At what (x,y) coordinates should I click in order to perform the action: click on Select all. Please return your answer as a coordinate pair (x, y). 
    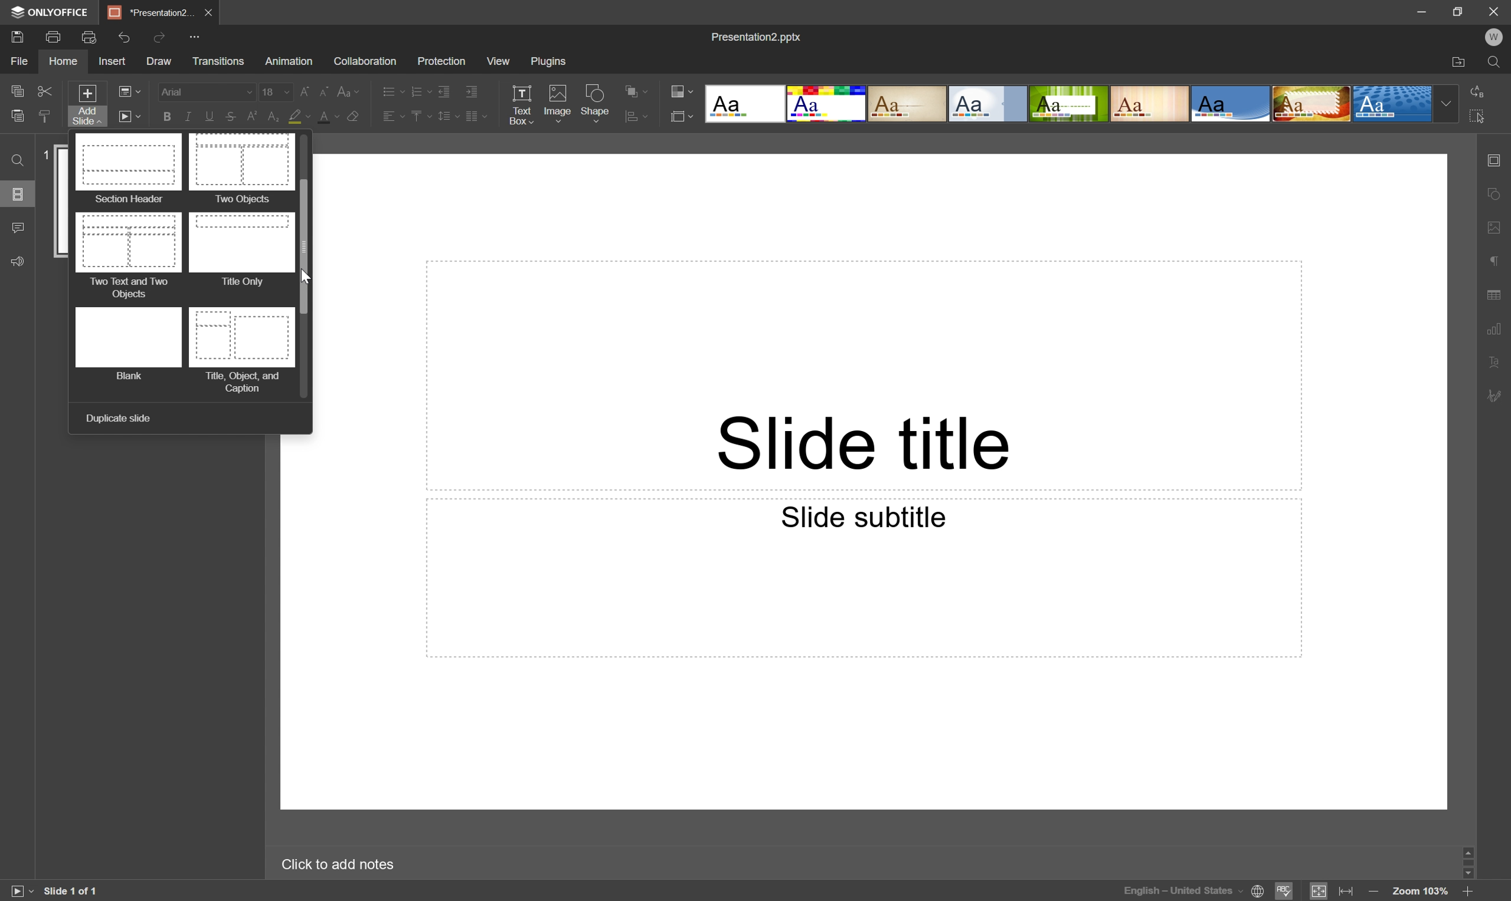
    Looking at the image, I should click on (1478, 114).